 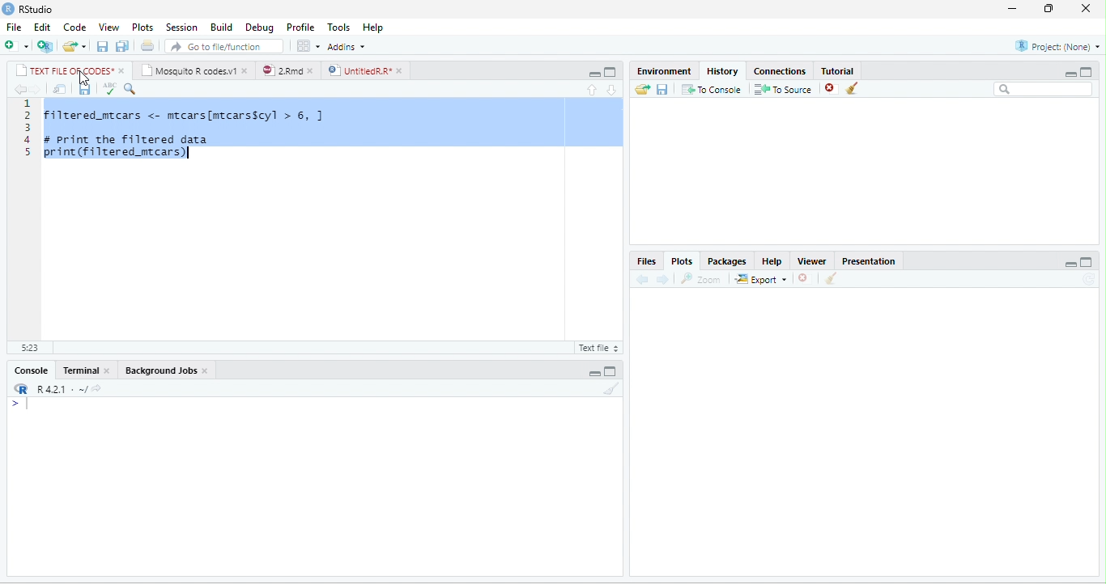 I want to click on View, so click(x=109, y=27).